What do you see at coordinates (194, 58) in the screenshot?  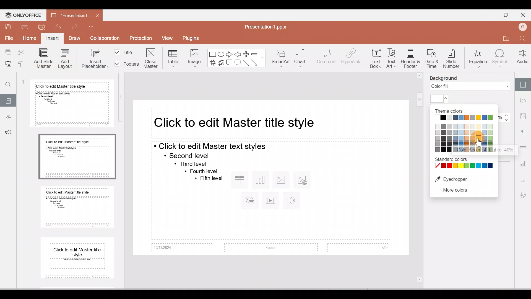 I see `Image` at bounding box center [194, 58].